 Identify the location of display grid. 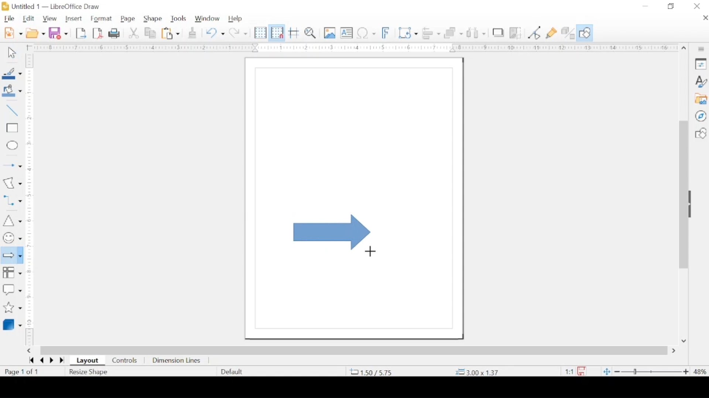
(260, 32).